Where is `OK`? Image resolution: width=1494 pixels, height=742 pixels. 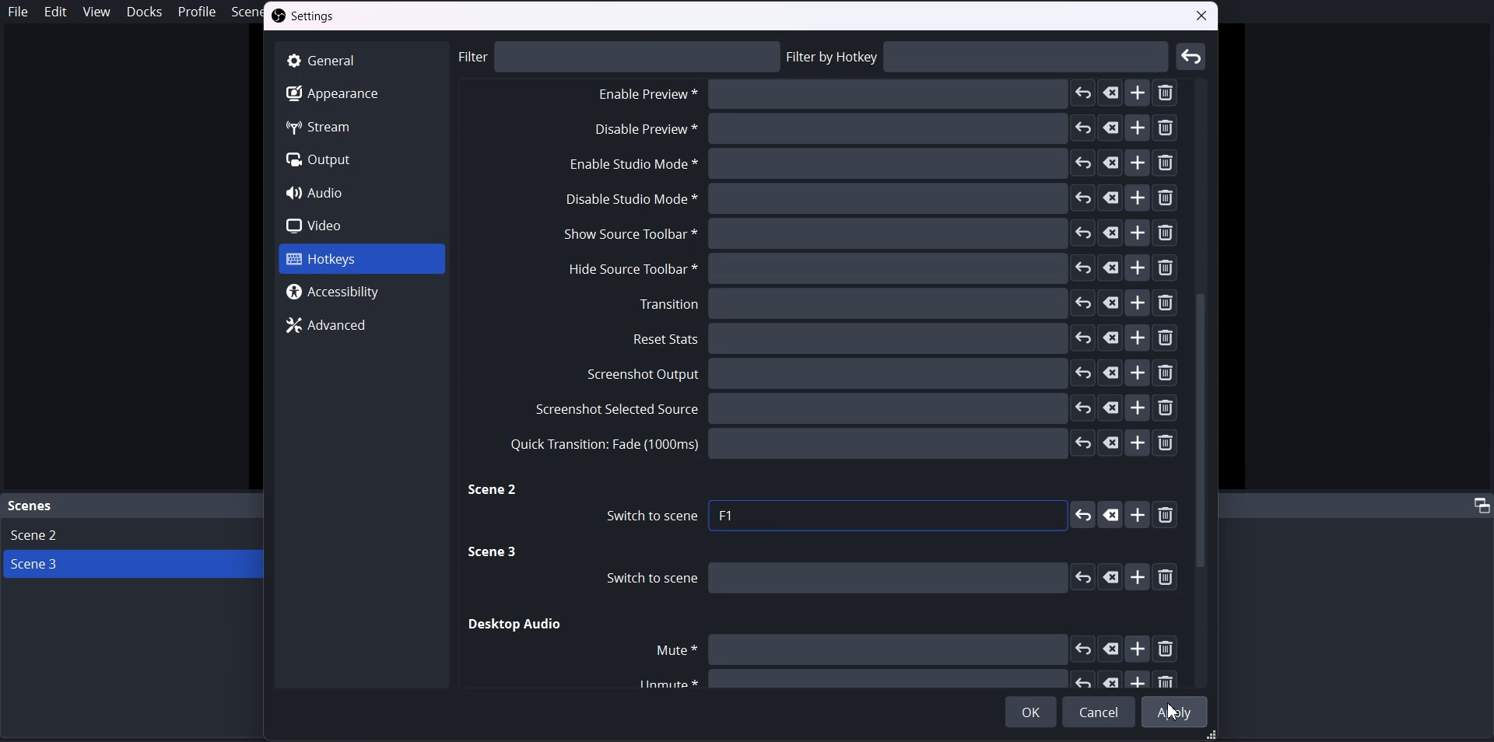 OK is located at coordinates (1031, 712).